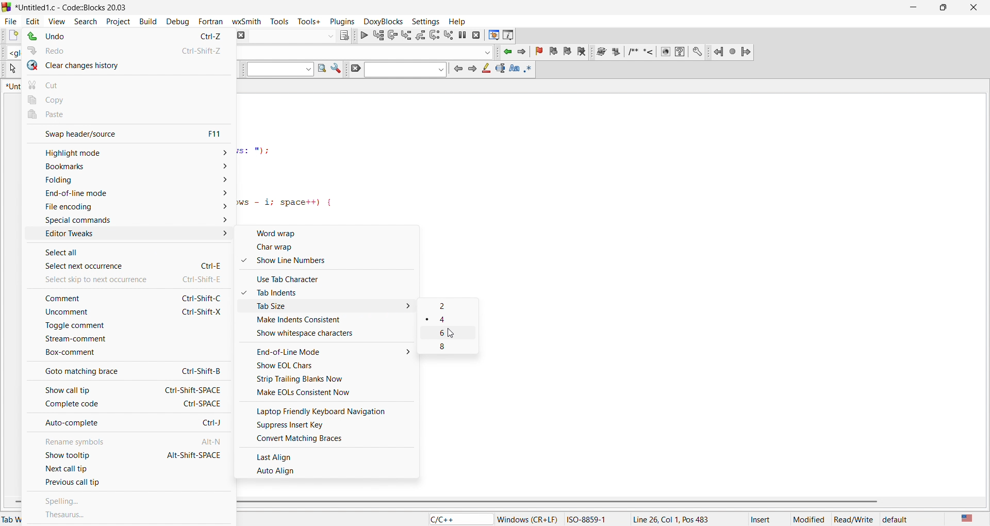 The width and height of the screenshot is (990, 526). What do you see at coordinates (391, 155) in the screenshot?
I see `code editor` at bounding box center [391, 155].